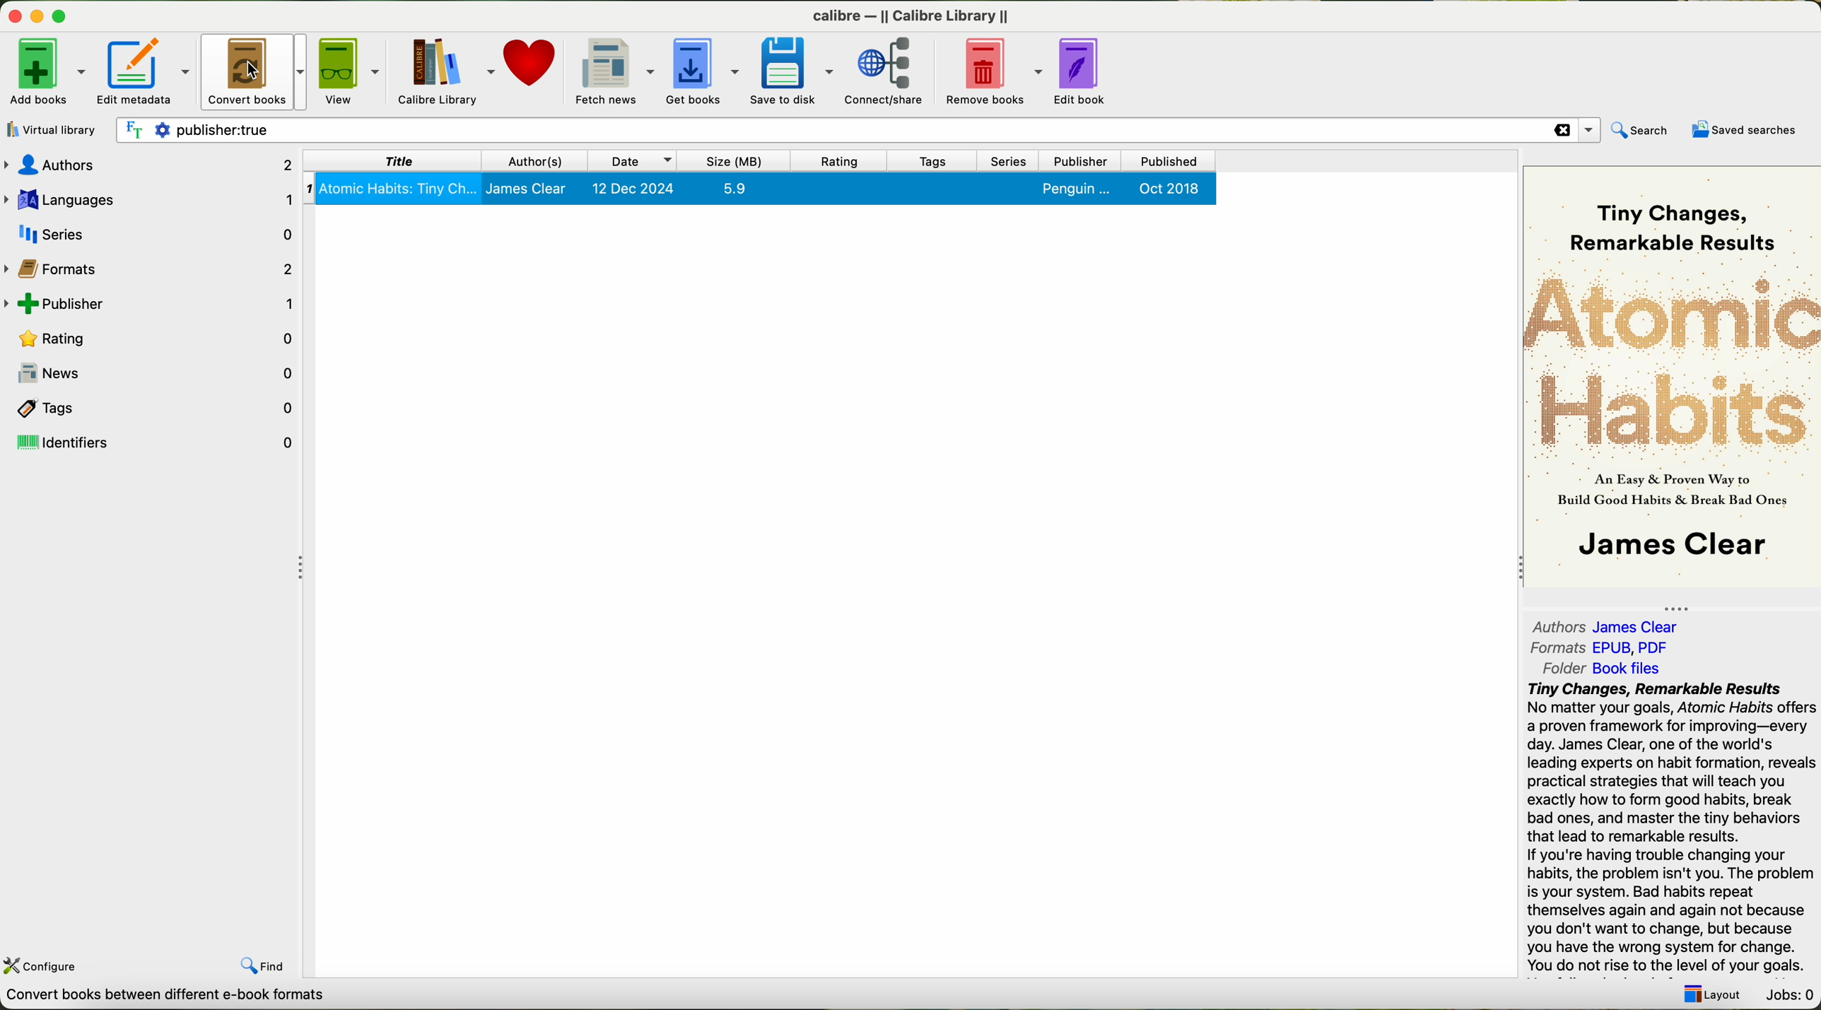 The height and width of the screenshot is (1010, 1821). What do you see at coordinates (157, 442) in the screenshot?
I see `identifiers` at bounding box center [157, 442].